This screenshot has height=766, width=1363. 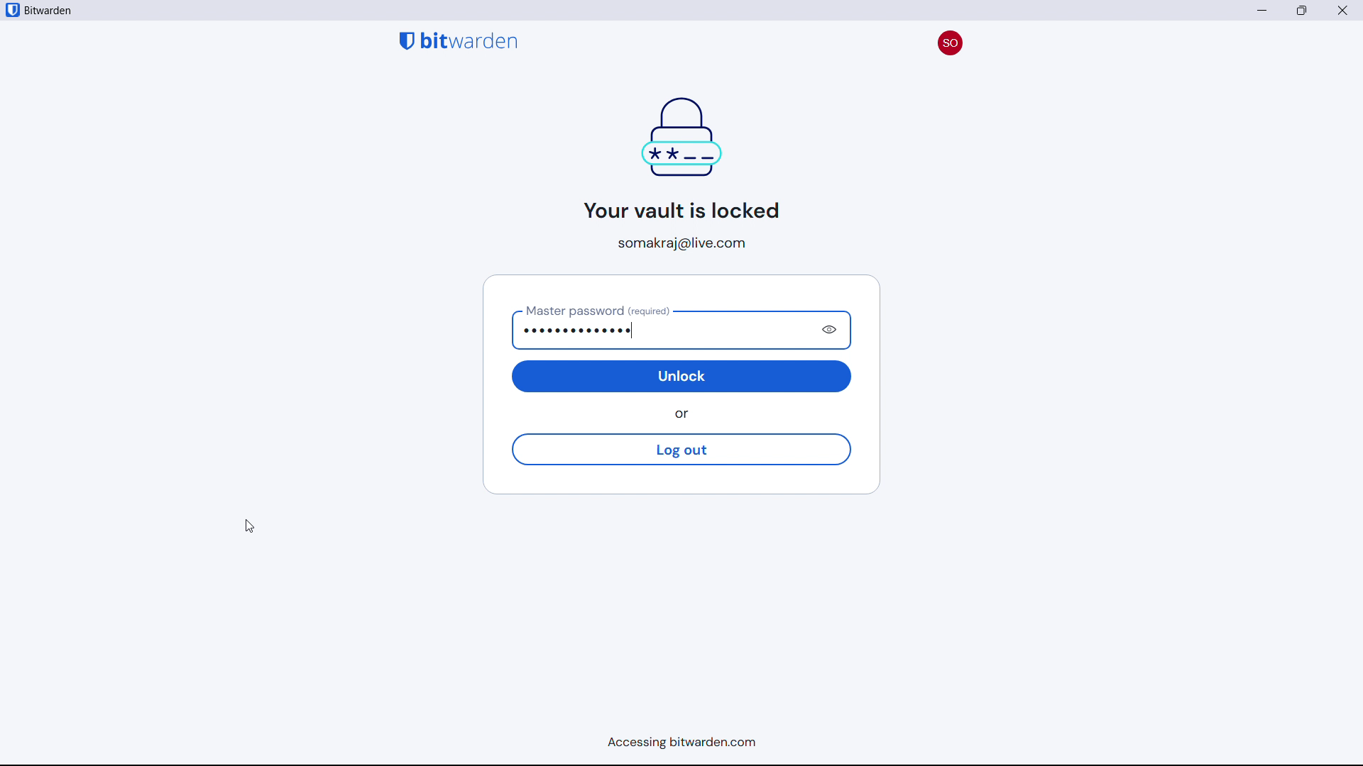 I want to click on logo, so click(x=12, y=10).